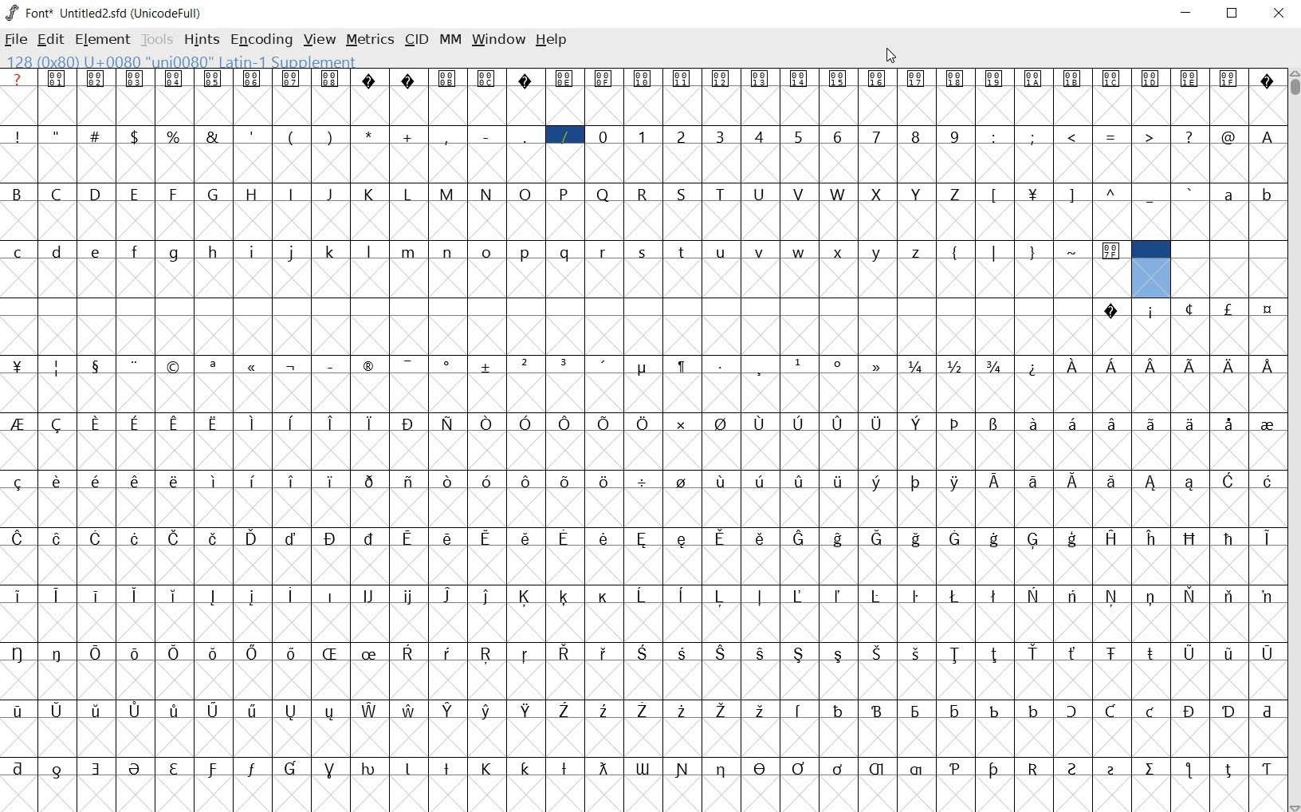 Image resolution: width=1301 pixels, height=812 pixels. I want to click on Symbol, so click(761, 424).